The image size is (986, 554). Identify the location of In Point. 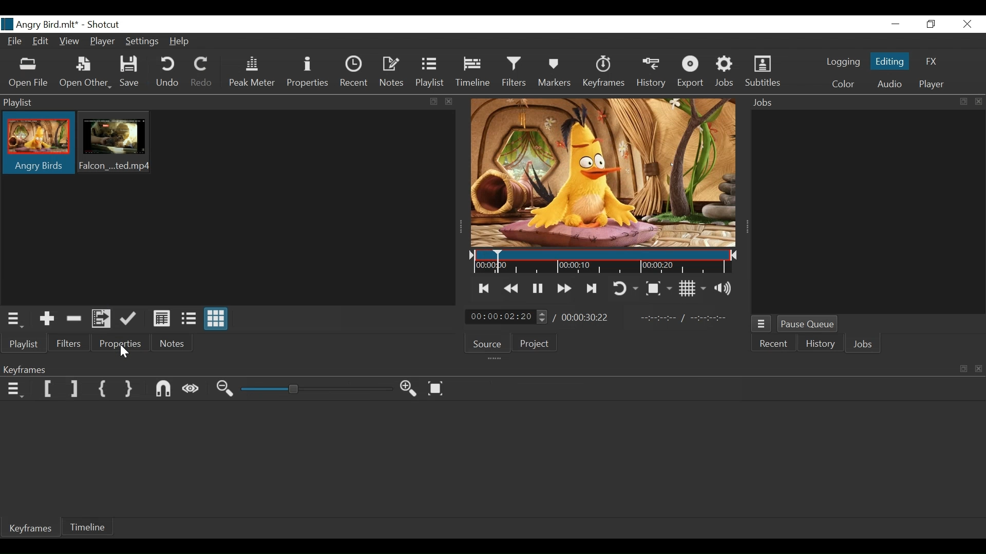
(685, 316).